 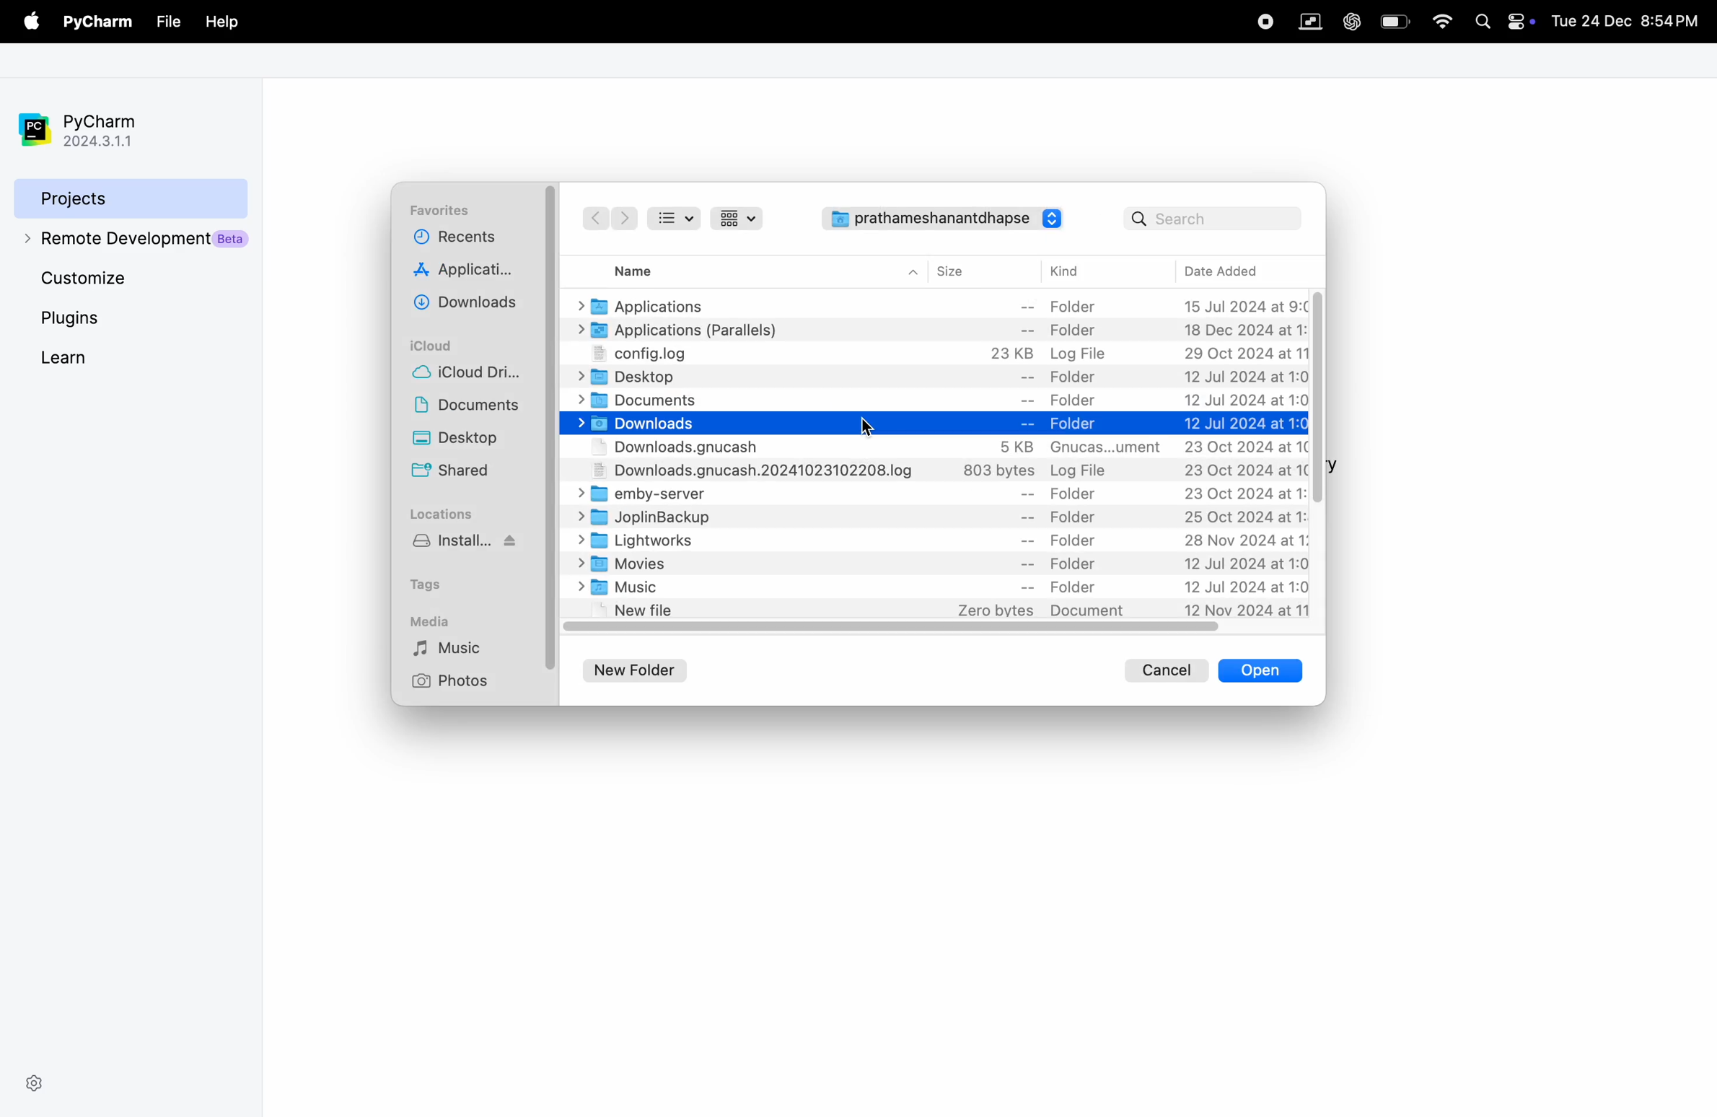 I want to click on downlaods, so click(x=933, y=424).